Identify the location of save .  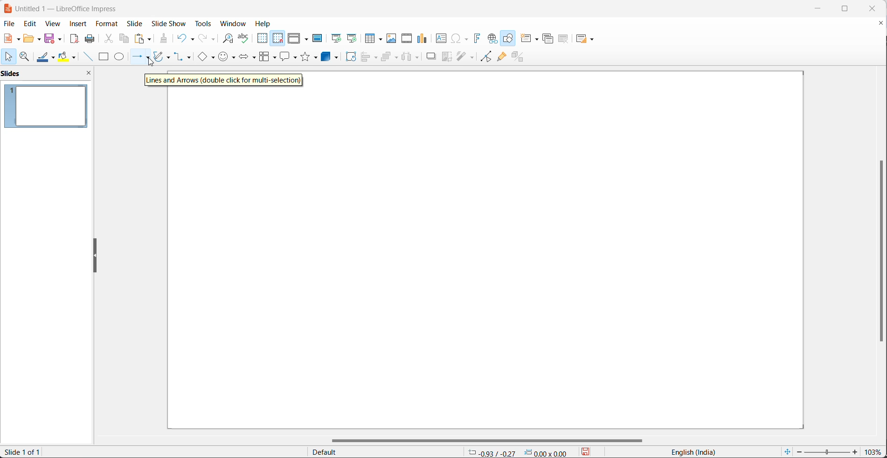
(51, 38).